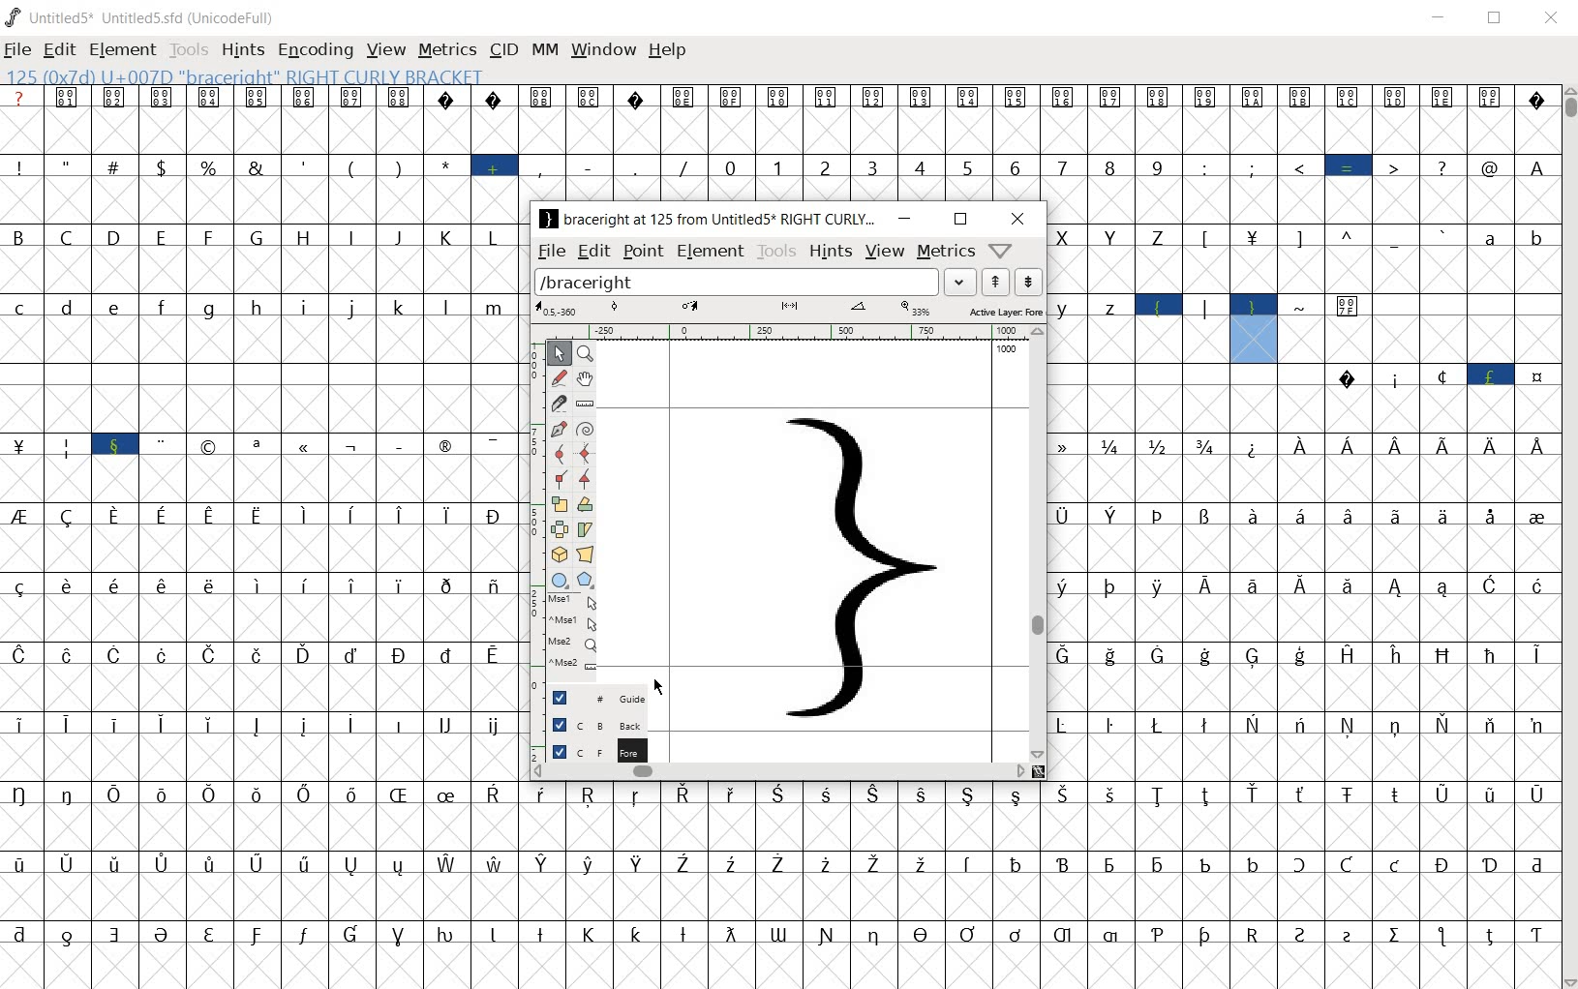  I want to click on ENCODING, so click(315, 50).